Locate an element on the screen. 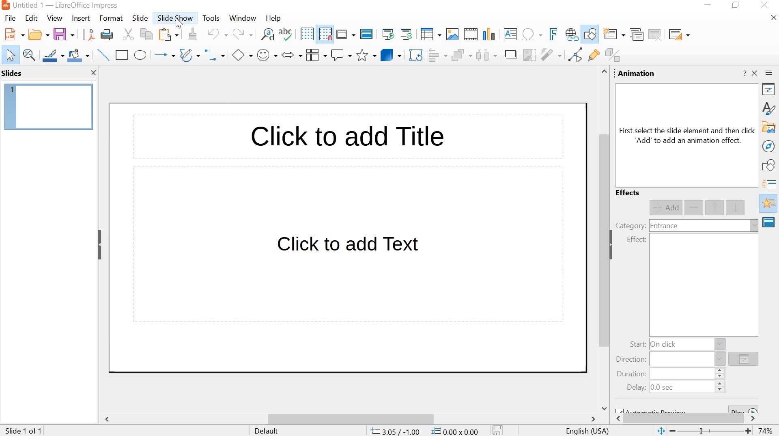 The height and width of the screenshot is (436, 779). default is located at coordinates (267, 431).